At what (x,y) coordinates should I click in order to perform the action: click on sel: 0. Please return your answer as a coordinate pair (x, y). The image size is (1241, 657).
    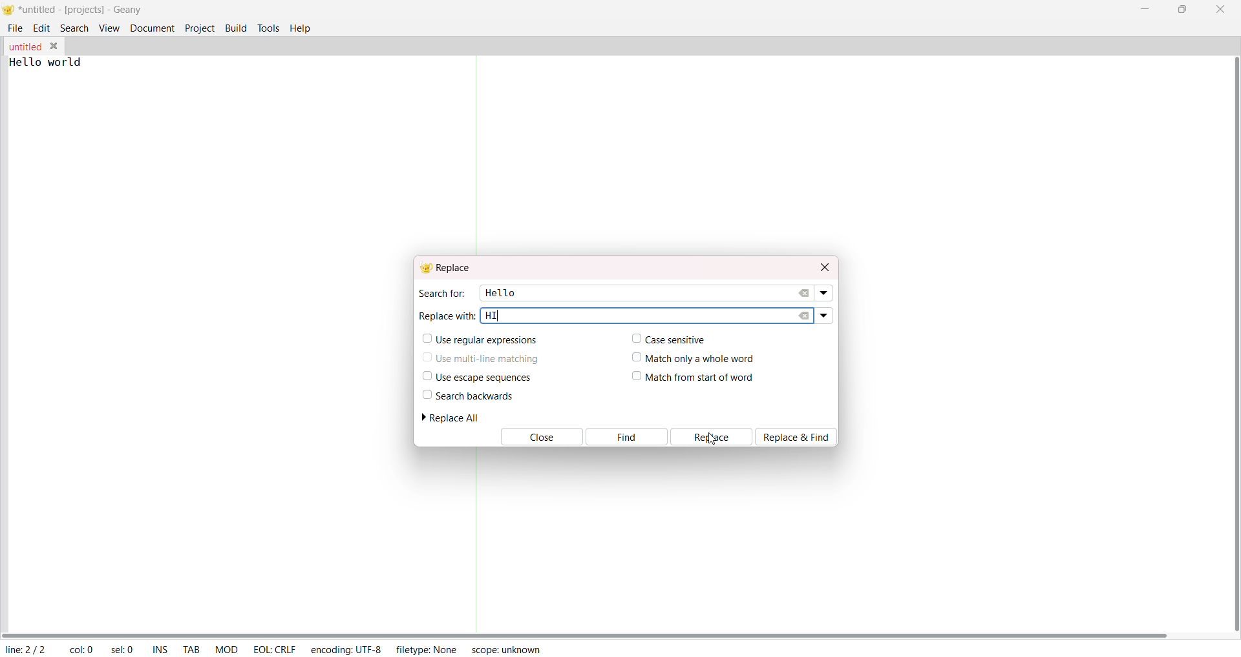
    Looking at the image, I should click on (123, 650).